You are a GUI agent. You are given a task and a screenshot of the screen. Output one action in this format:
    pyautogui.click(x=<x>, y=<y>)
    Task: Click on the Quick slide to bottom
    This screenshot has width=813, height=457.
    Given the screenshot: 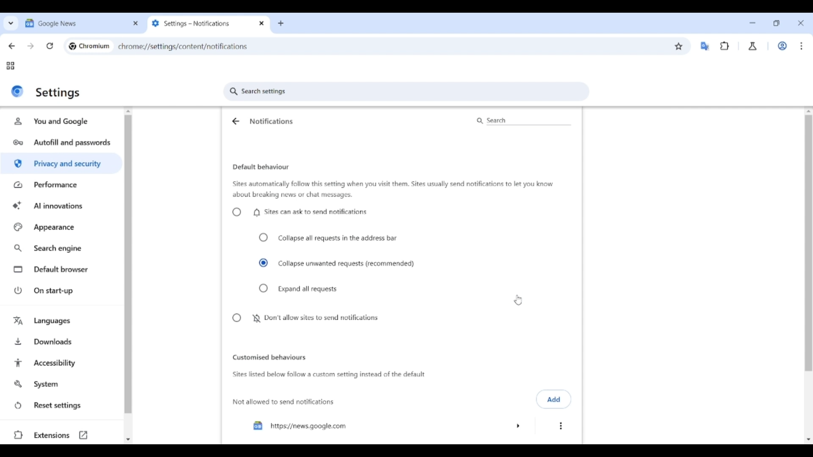 What is the action you would take?
    pyautogui.click(x=128, y=440)
    